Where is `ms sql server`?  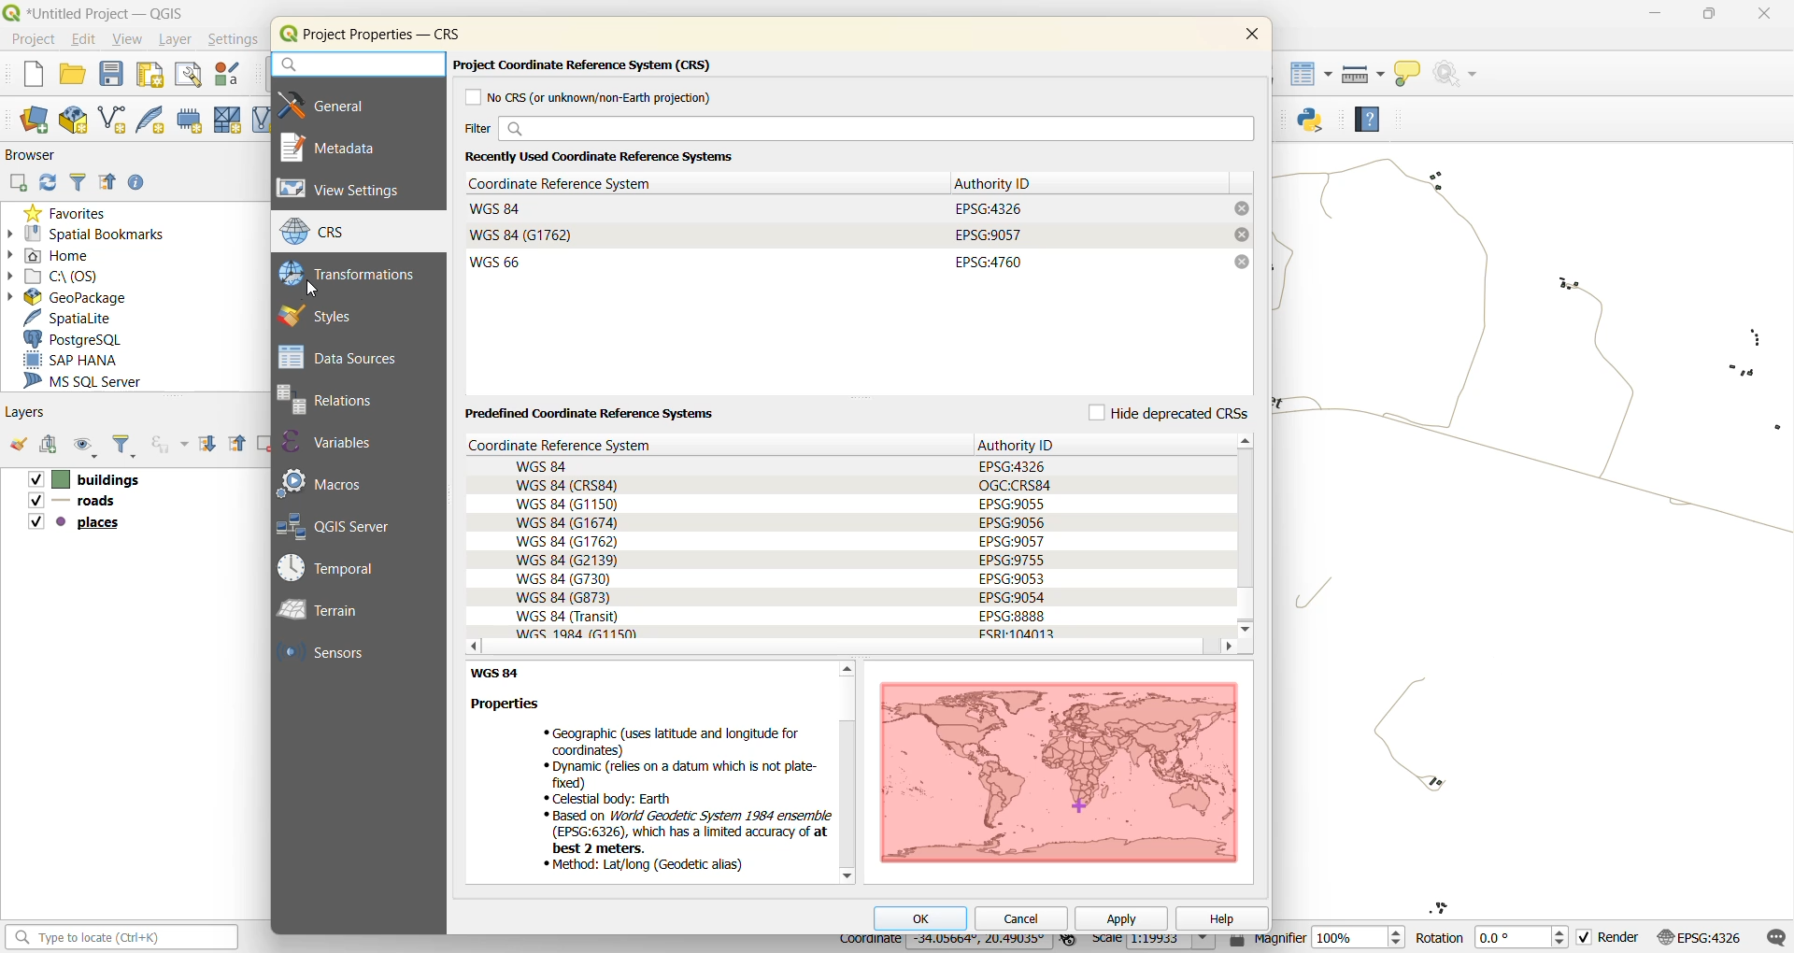 ms sql server is located at coordinates (93, 380).